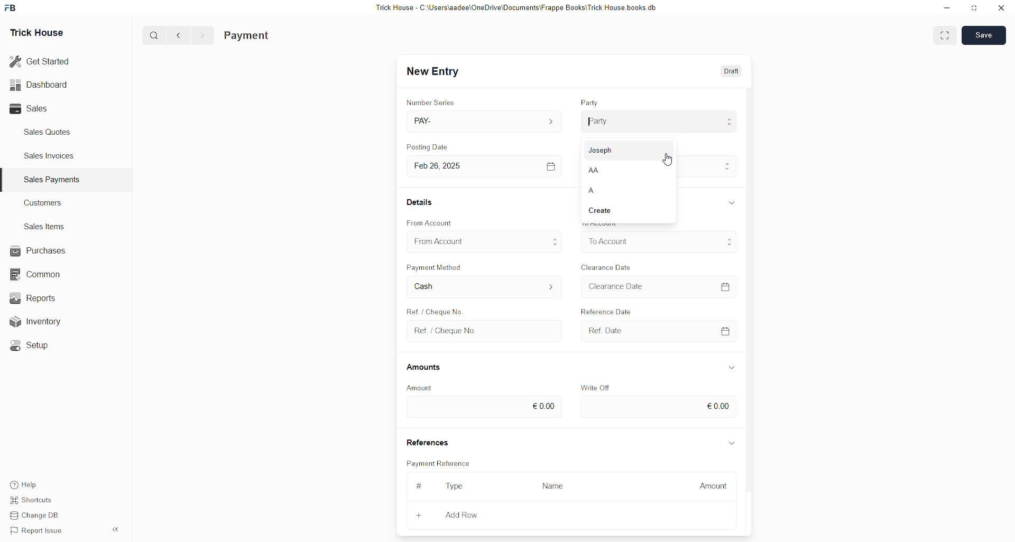 The height and width of the screenshot is (542, 1015). Describe the element at coordinates (49, 132) in the screenshot. I see `Sales Quotes.` at that location.